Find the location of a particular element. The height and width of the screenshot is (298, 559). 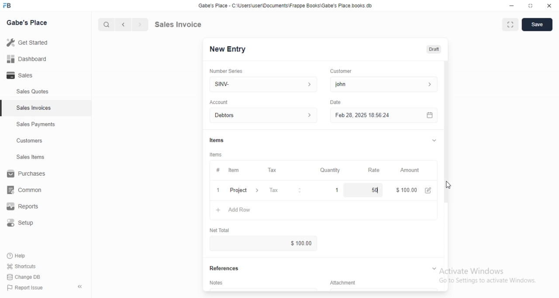

Tax & is located at coordinates (285, 191).